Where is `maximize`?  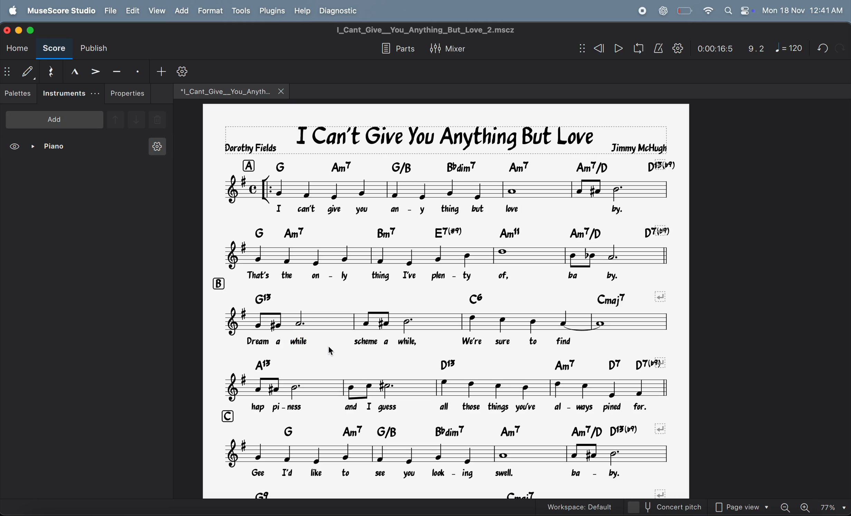
maximize is located at coordinates (34, 30).